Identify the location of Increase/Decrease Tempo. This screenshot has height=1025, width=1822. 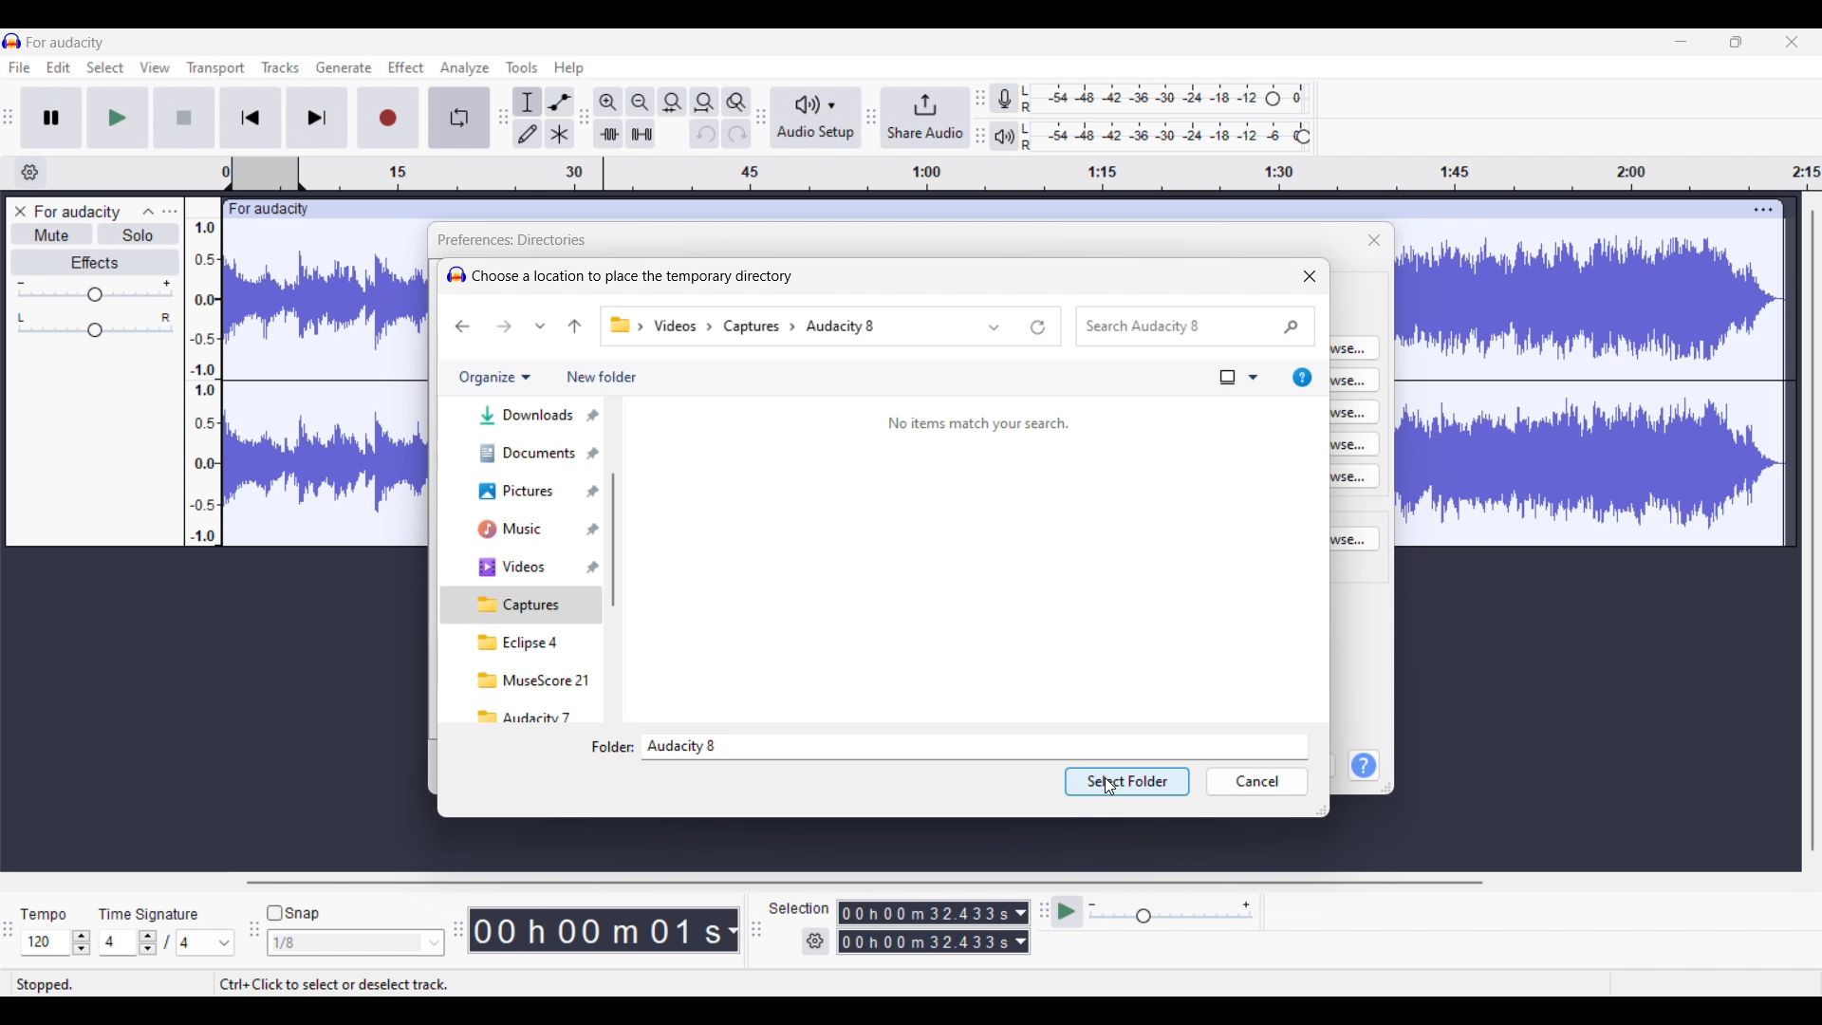
(82, 942).